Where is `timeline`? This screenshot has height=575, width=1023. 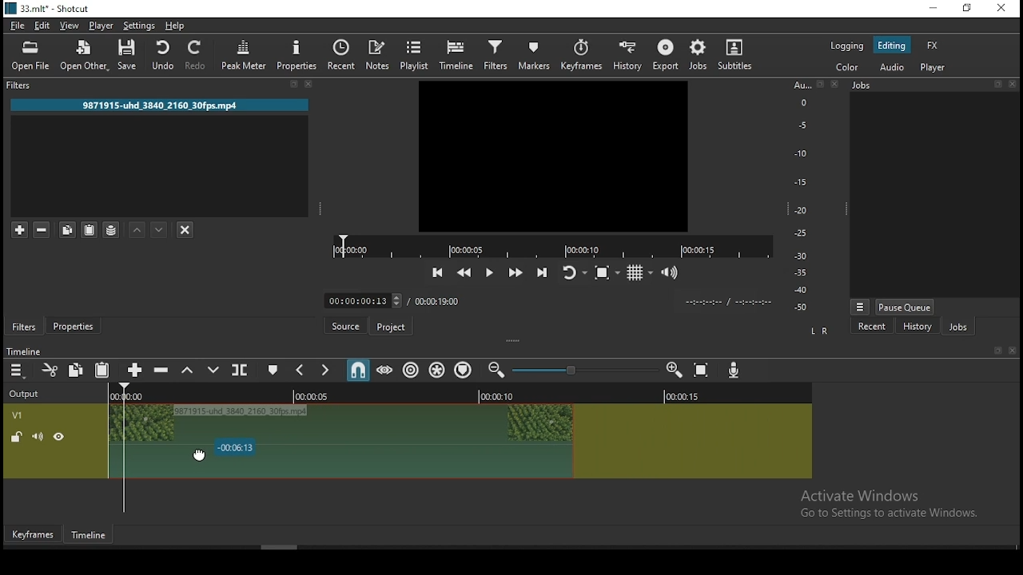 timeline is located at coordinates (456, 54).